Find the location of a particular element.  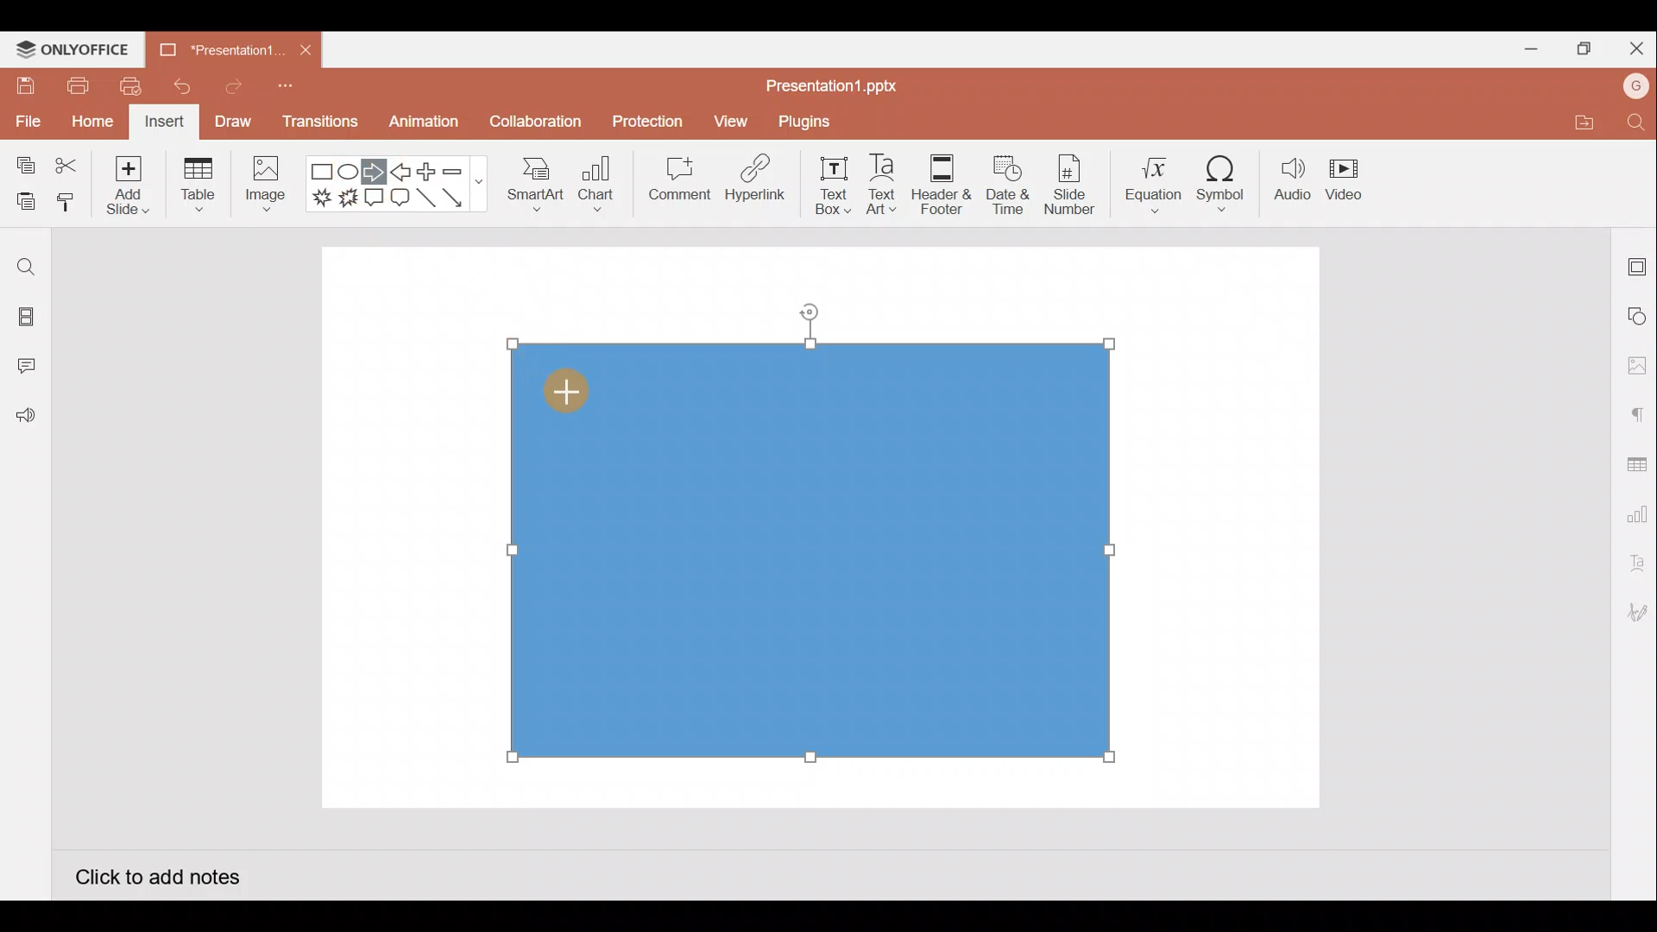

Quick print is located at coordinates (125, 86).